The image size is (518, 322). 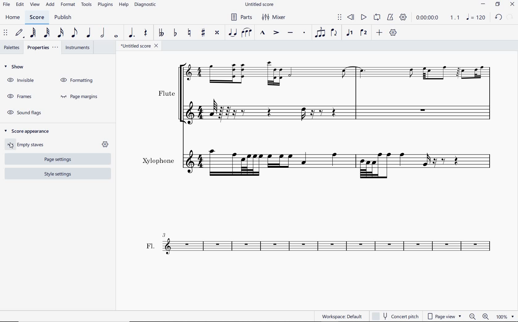 What do you see at coordinates (444, 316) in the screenshot?
I see `page view` at bounding box center [444, 316].